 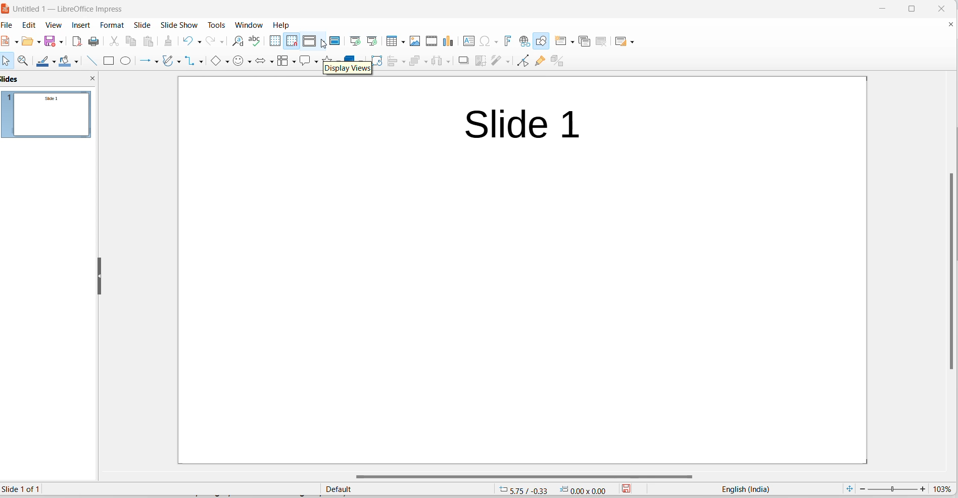 I want to click on toggle extrusion, so click(x=561, y=62).